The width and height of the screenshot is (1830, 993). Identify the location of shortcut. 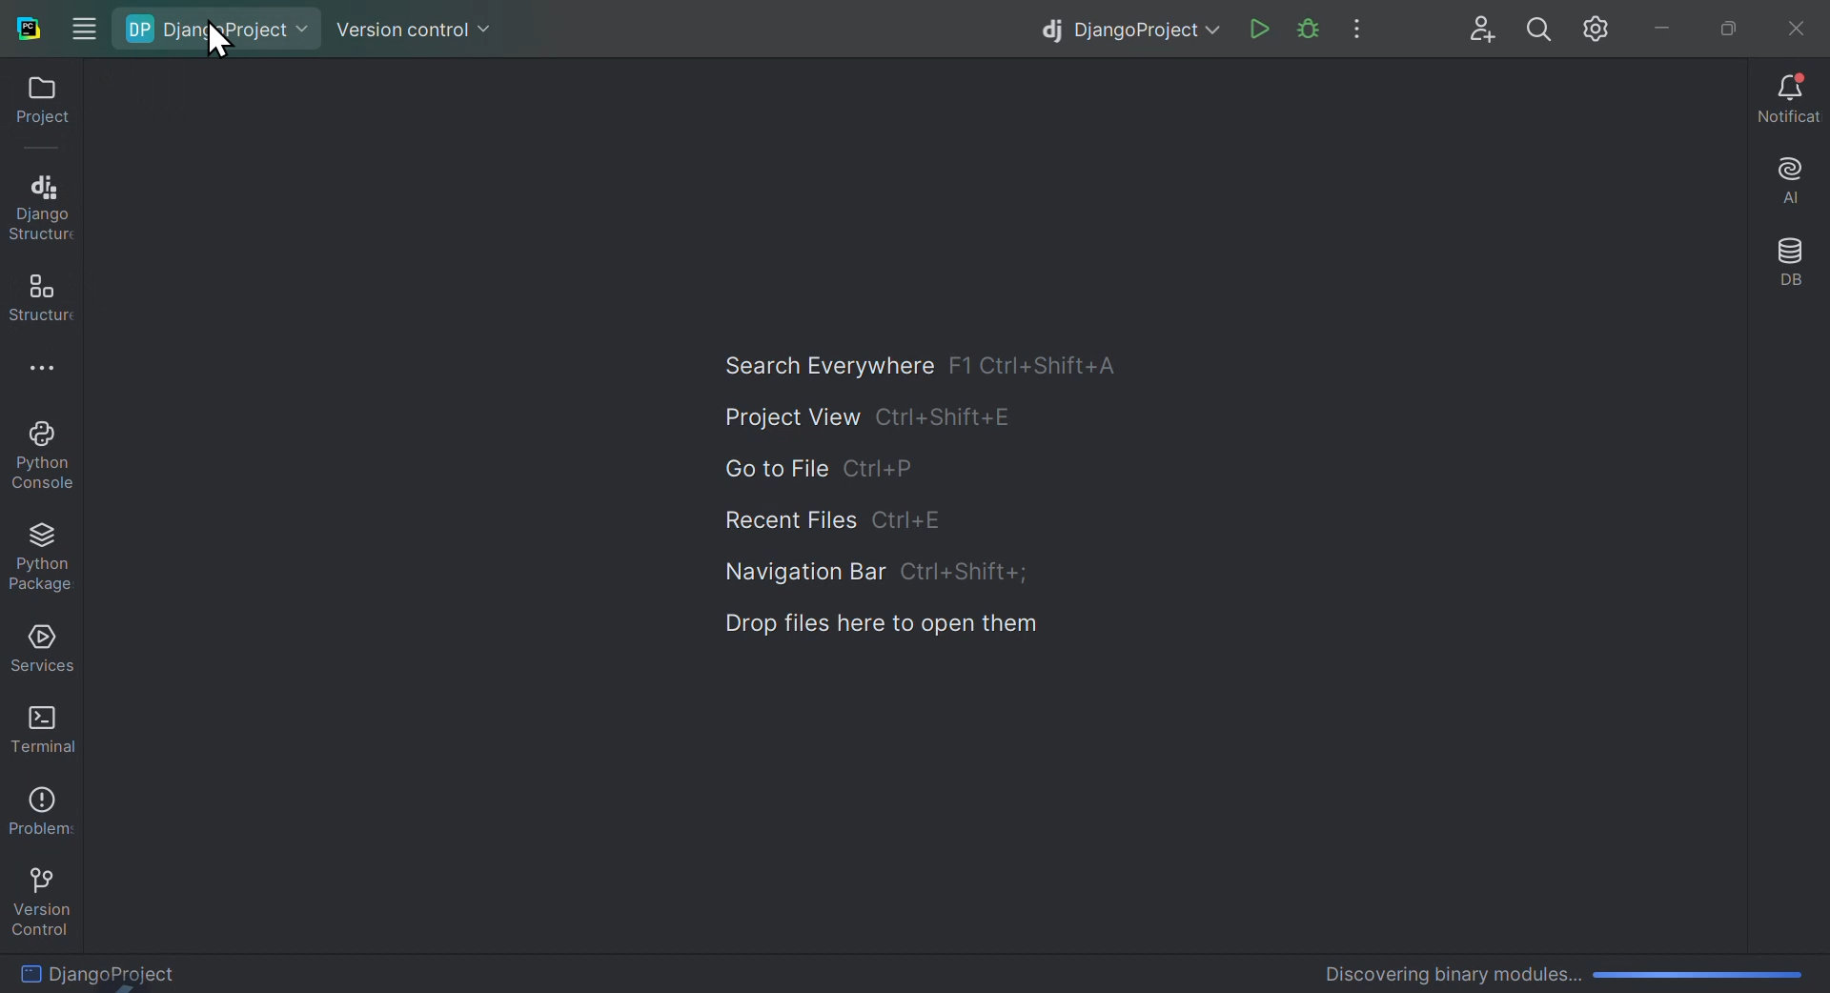
(886, 471).